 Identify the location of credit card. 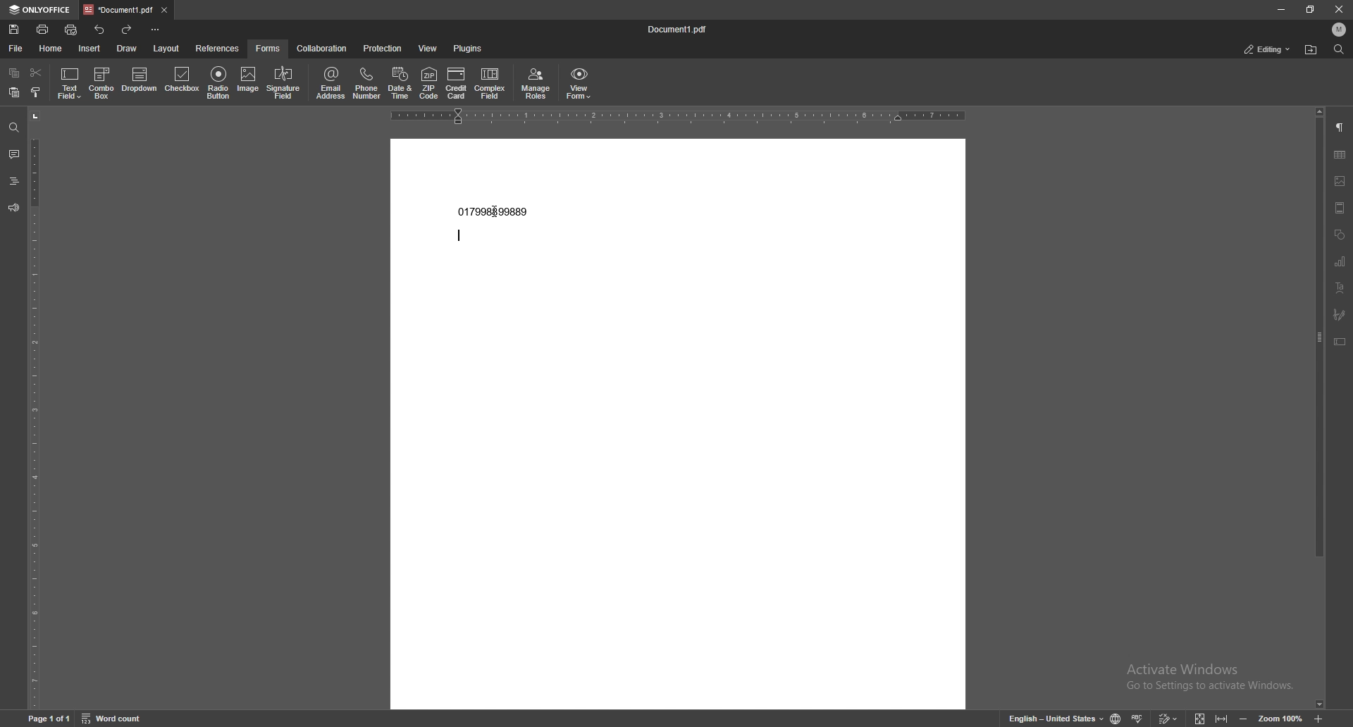
(457, 84).